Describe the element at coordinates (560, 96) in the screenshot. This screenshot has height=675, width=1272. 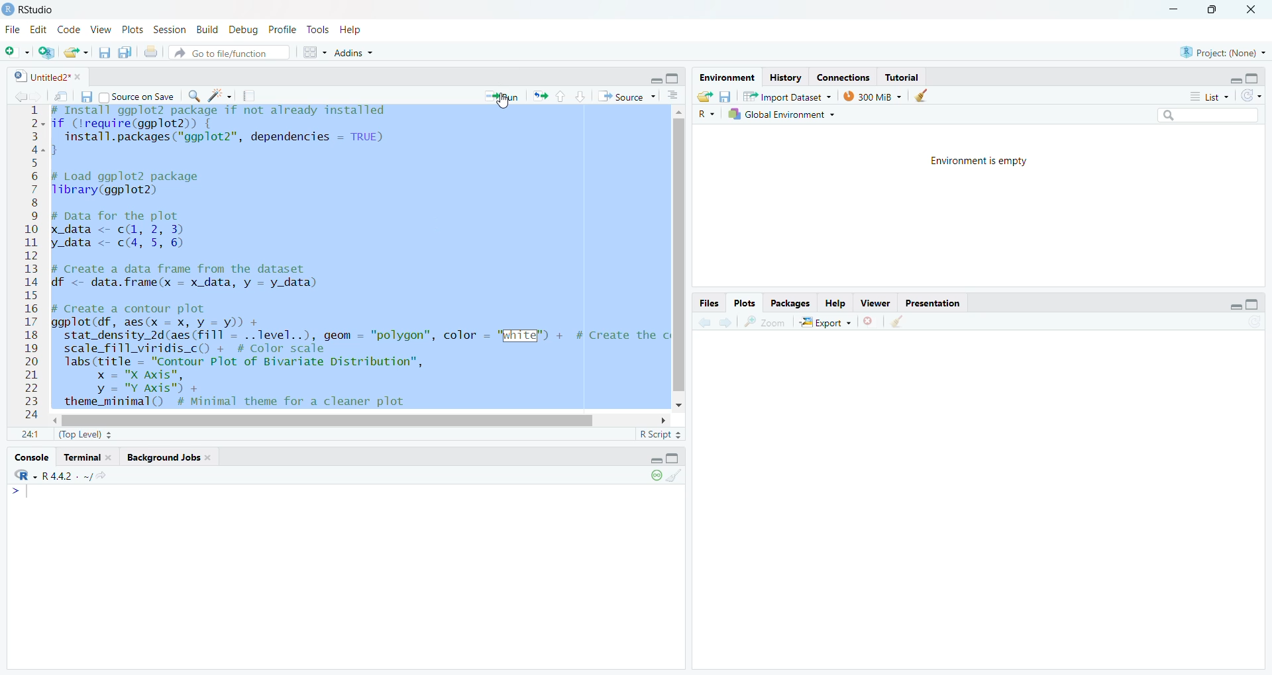
I see `go to previous section/chunk` at that location.